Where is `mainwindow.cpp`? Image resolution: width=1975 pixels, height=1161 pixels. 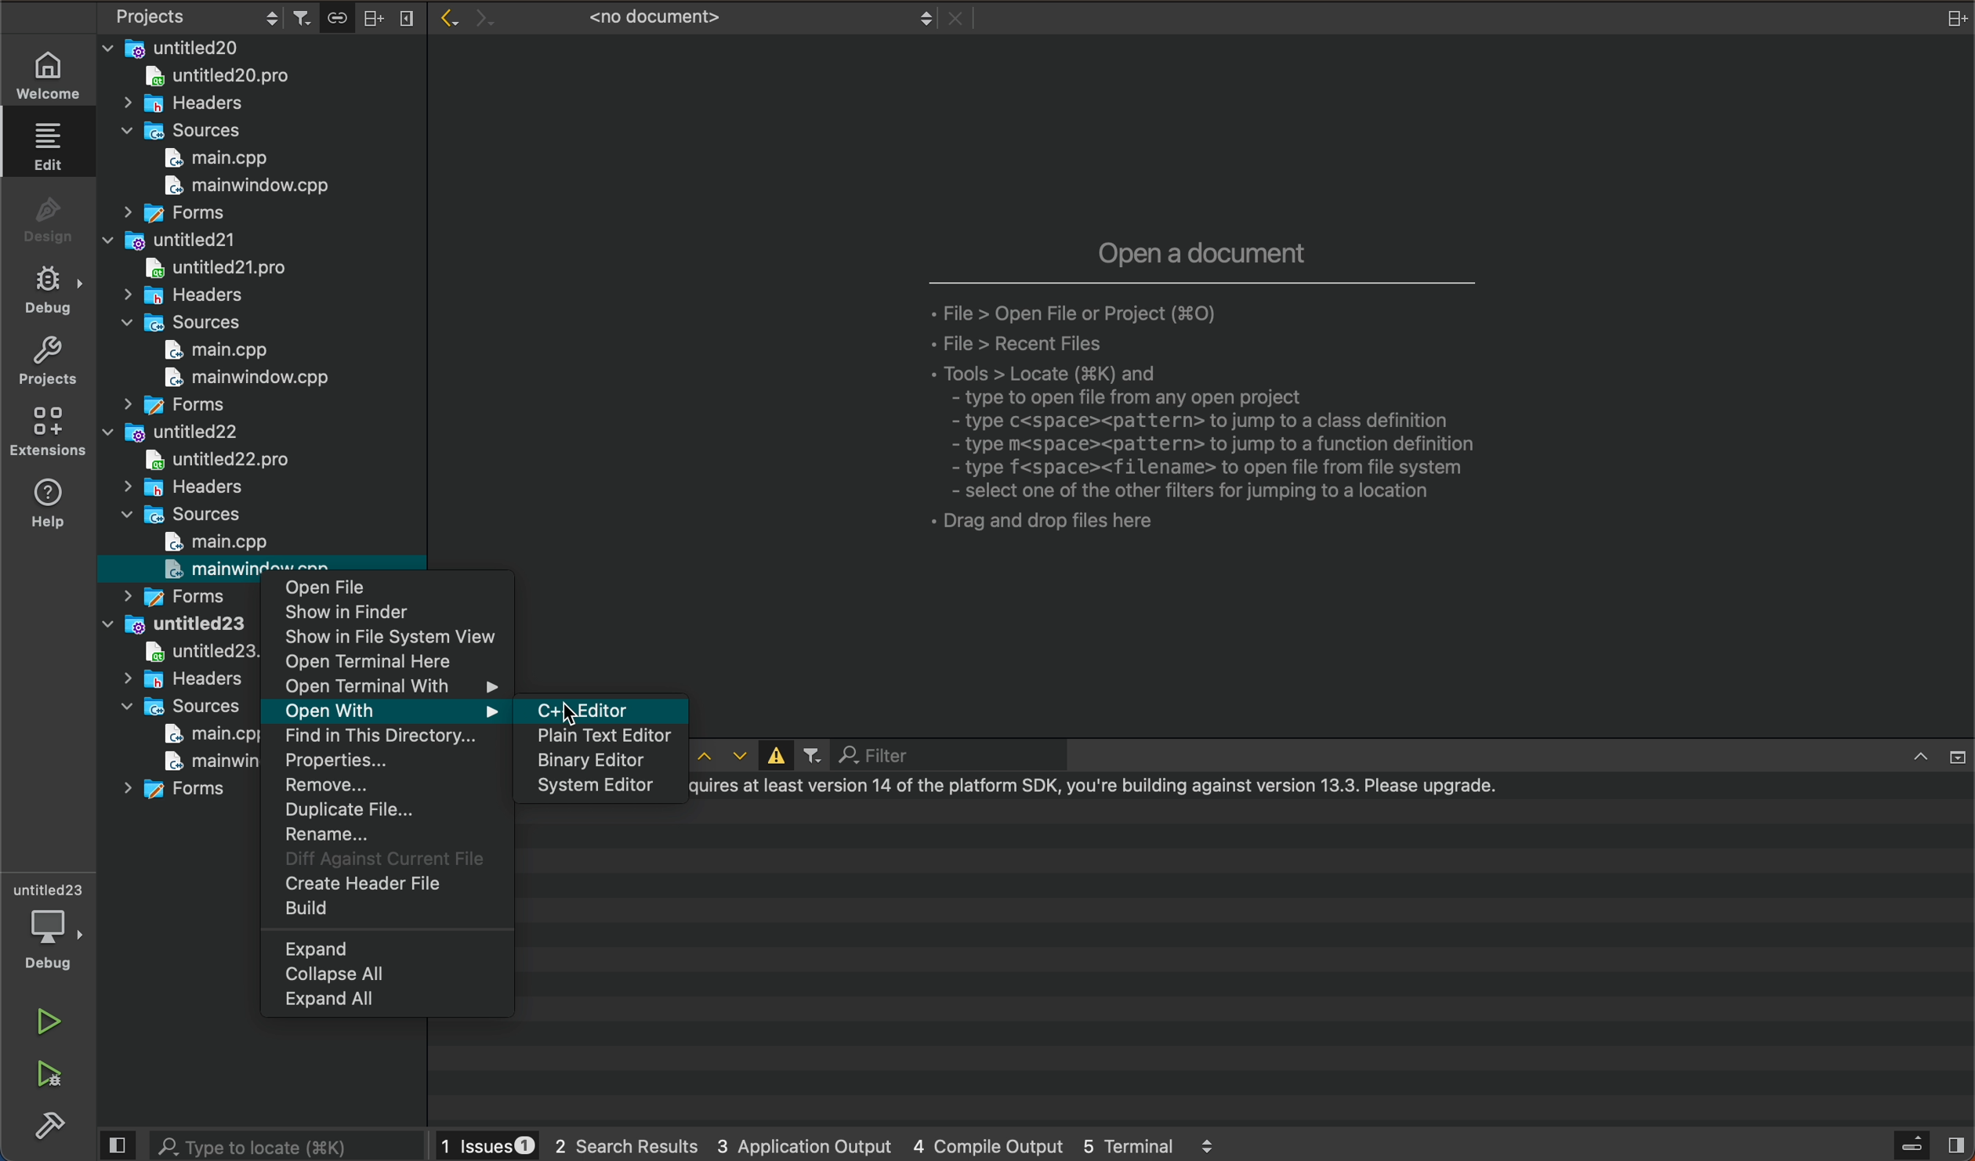 mainwindow.cpp is located at coordinates (194, 761).